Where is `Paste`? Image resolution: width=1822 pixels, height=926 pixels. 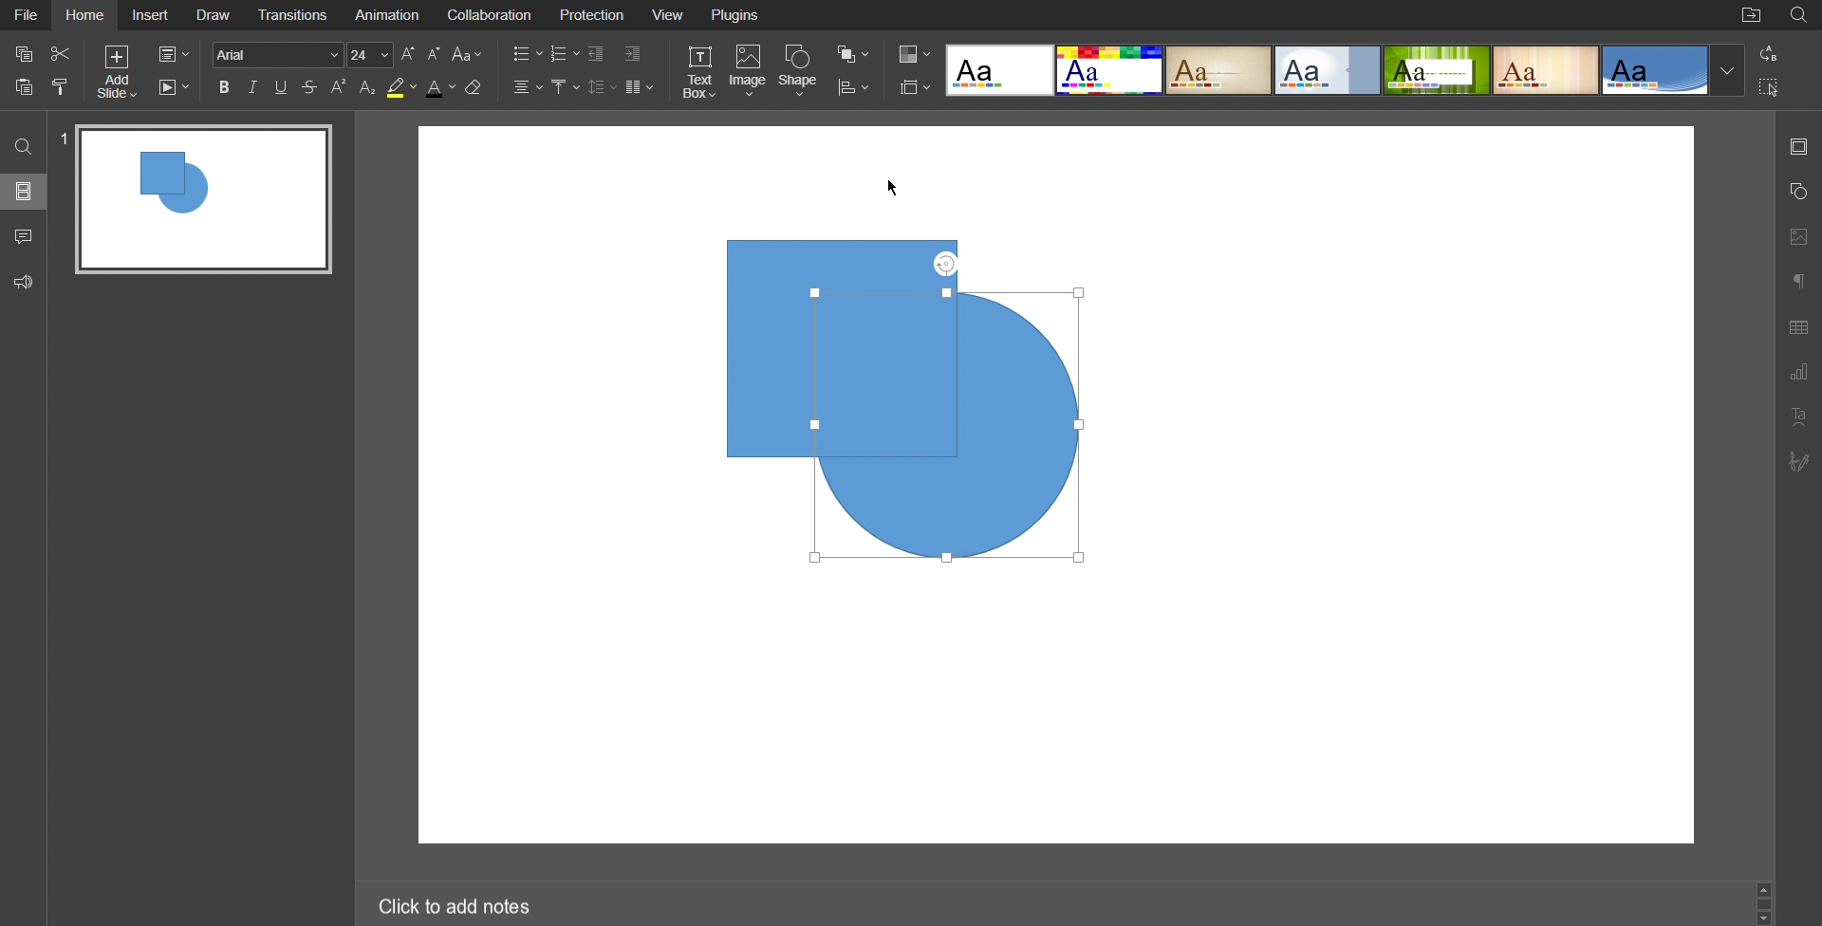 Paste is located at coordinates (22, 90).